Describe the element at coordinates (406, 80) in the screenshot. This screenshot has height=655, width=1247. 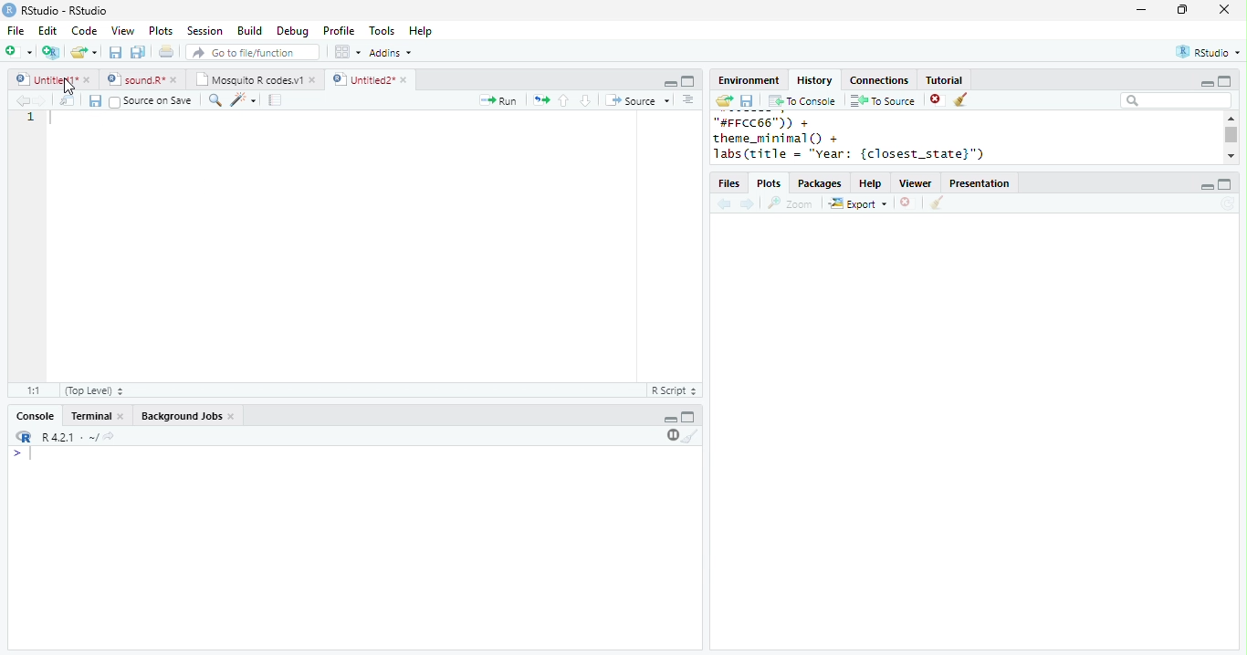
I see `close` at that location.